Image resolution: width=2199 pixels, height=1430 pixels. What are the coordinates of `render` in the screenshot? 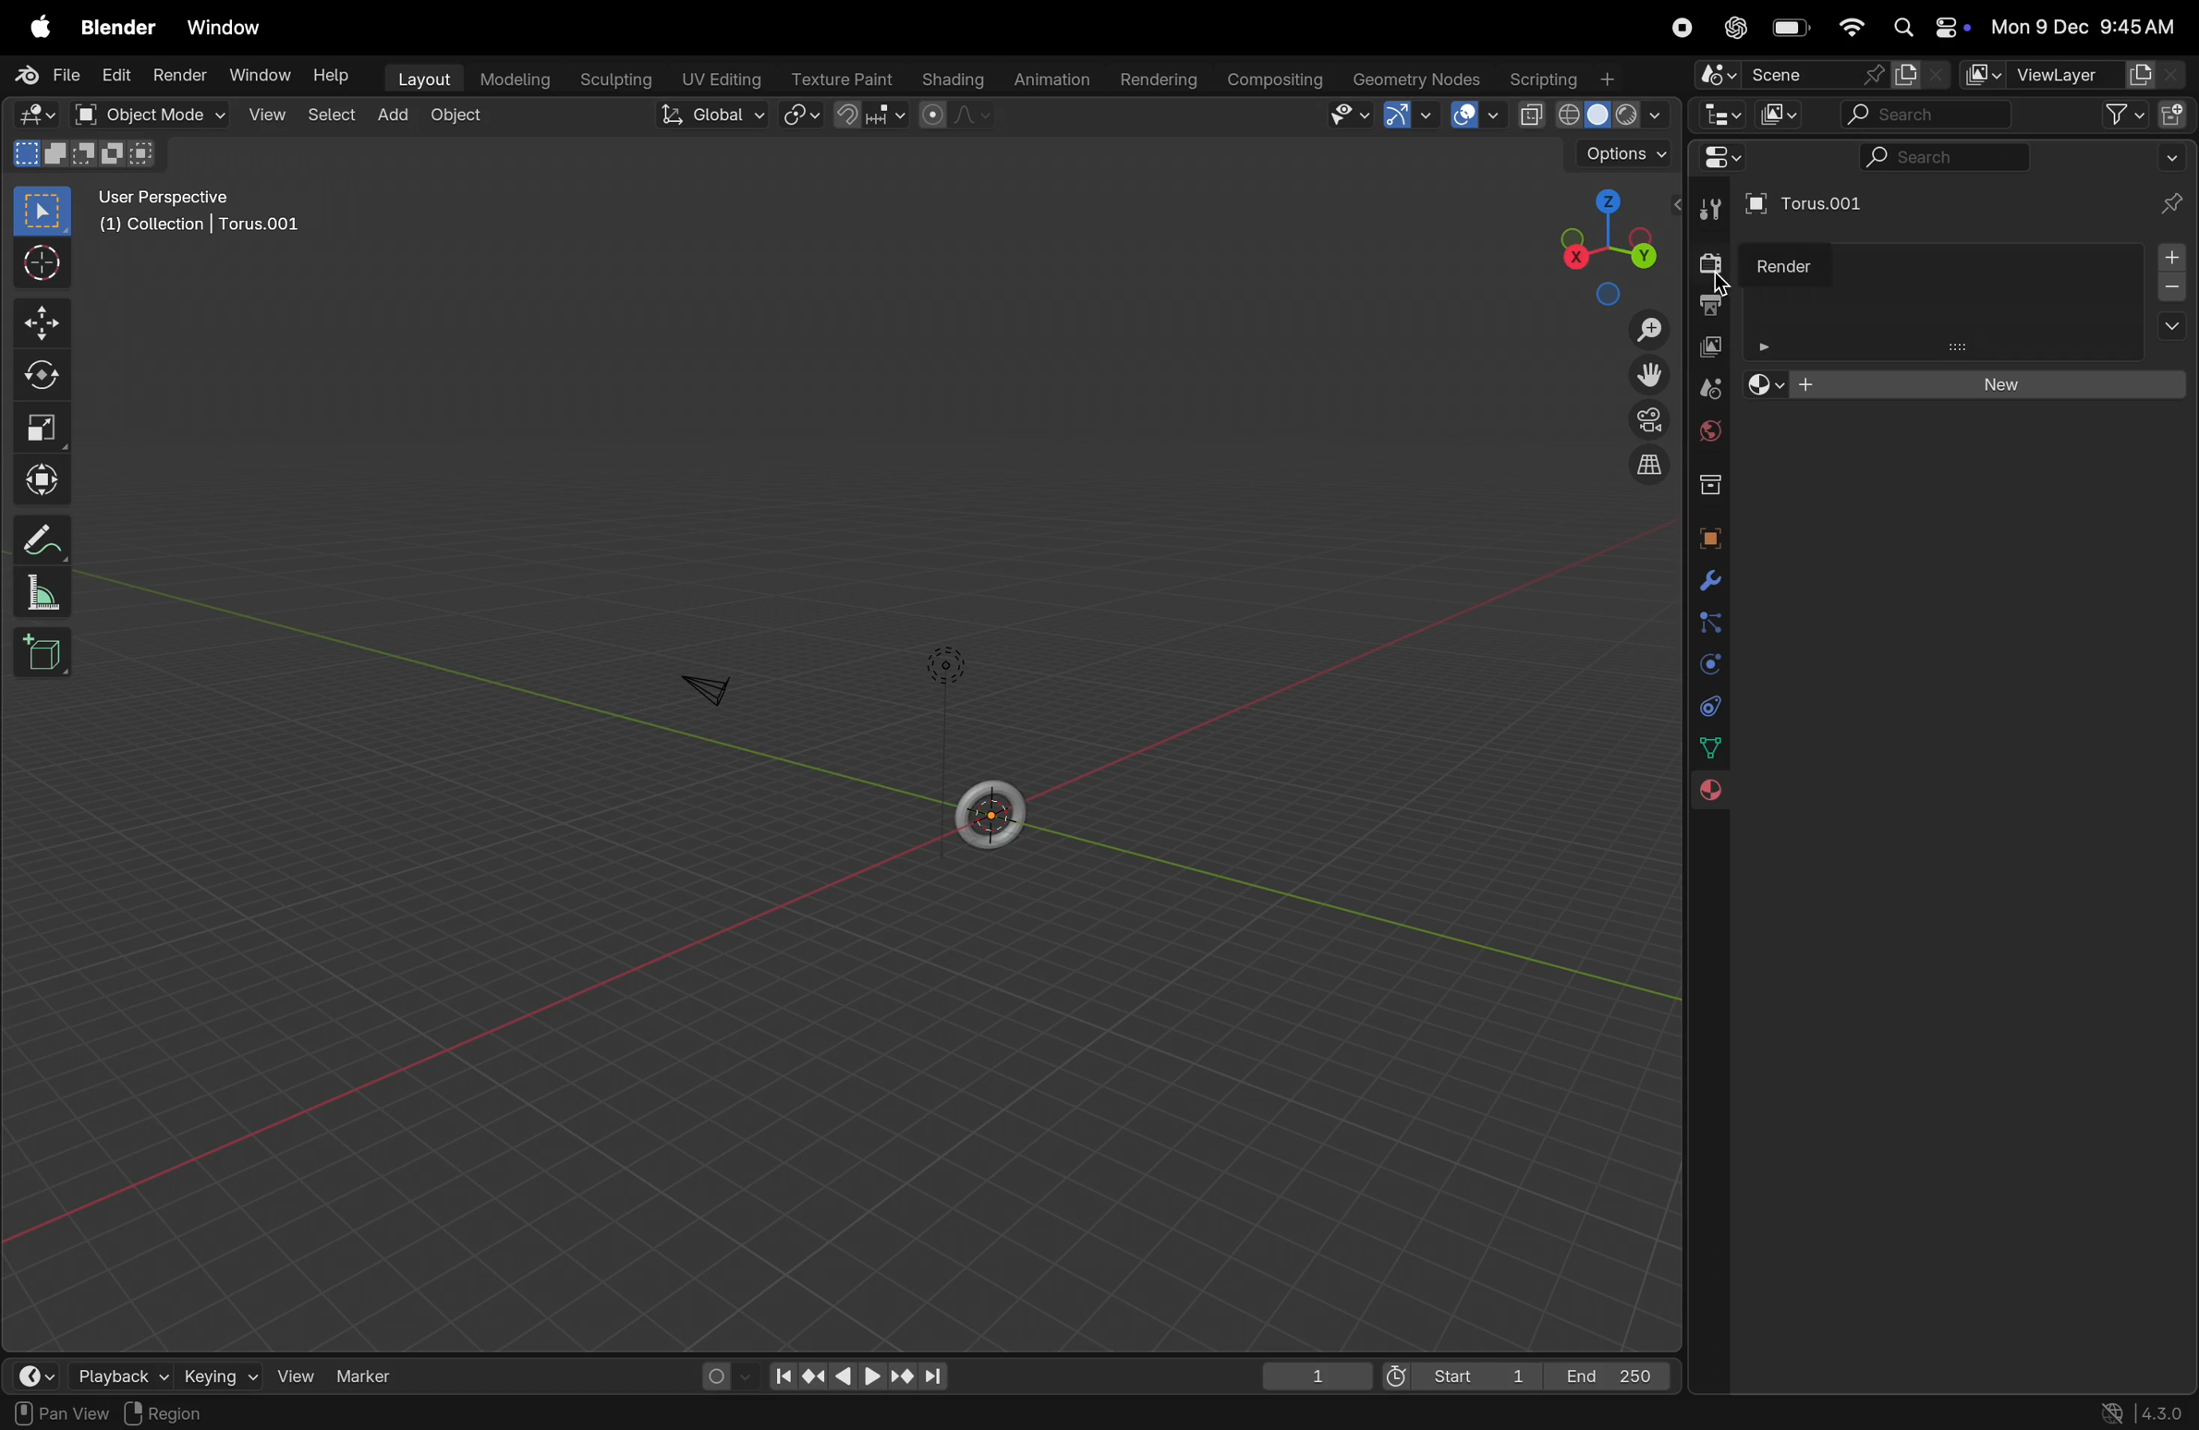 It's located at (1704, 261).